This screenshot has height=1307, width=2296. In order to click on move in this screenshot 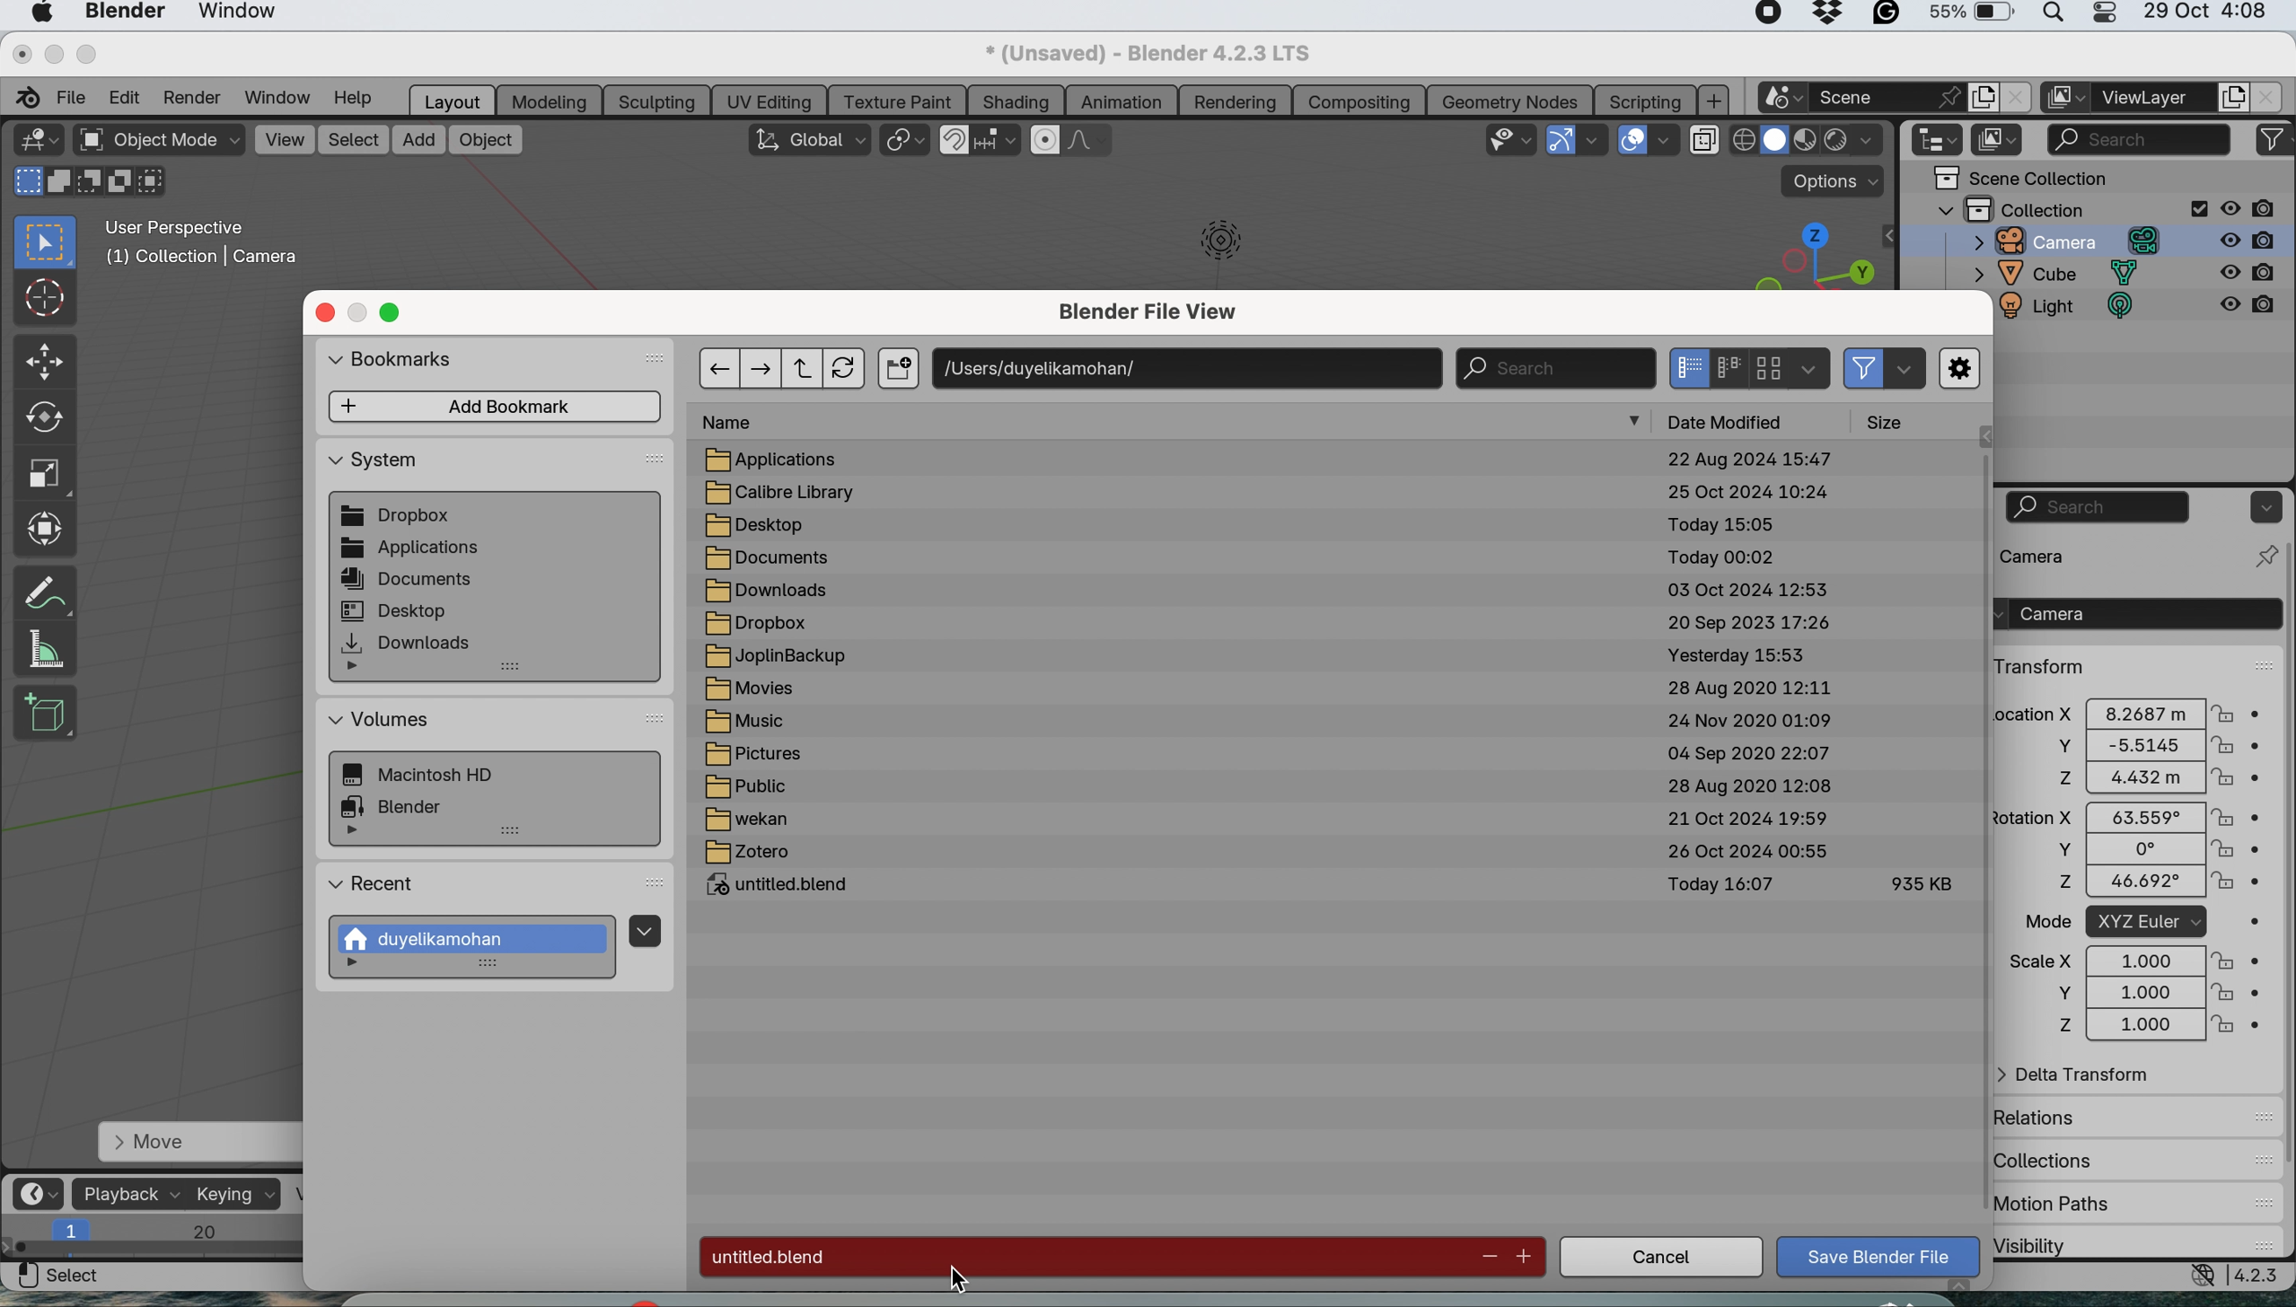, I will do `click(196, 1143)`.